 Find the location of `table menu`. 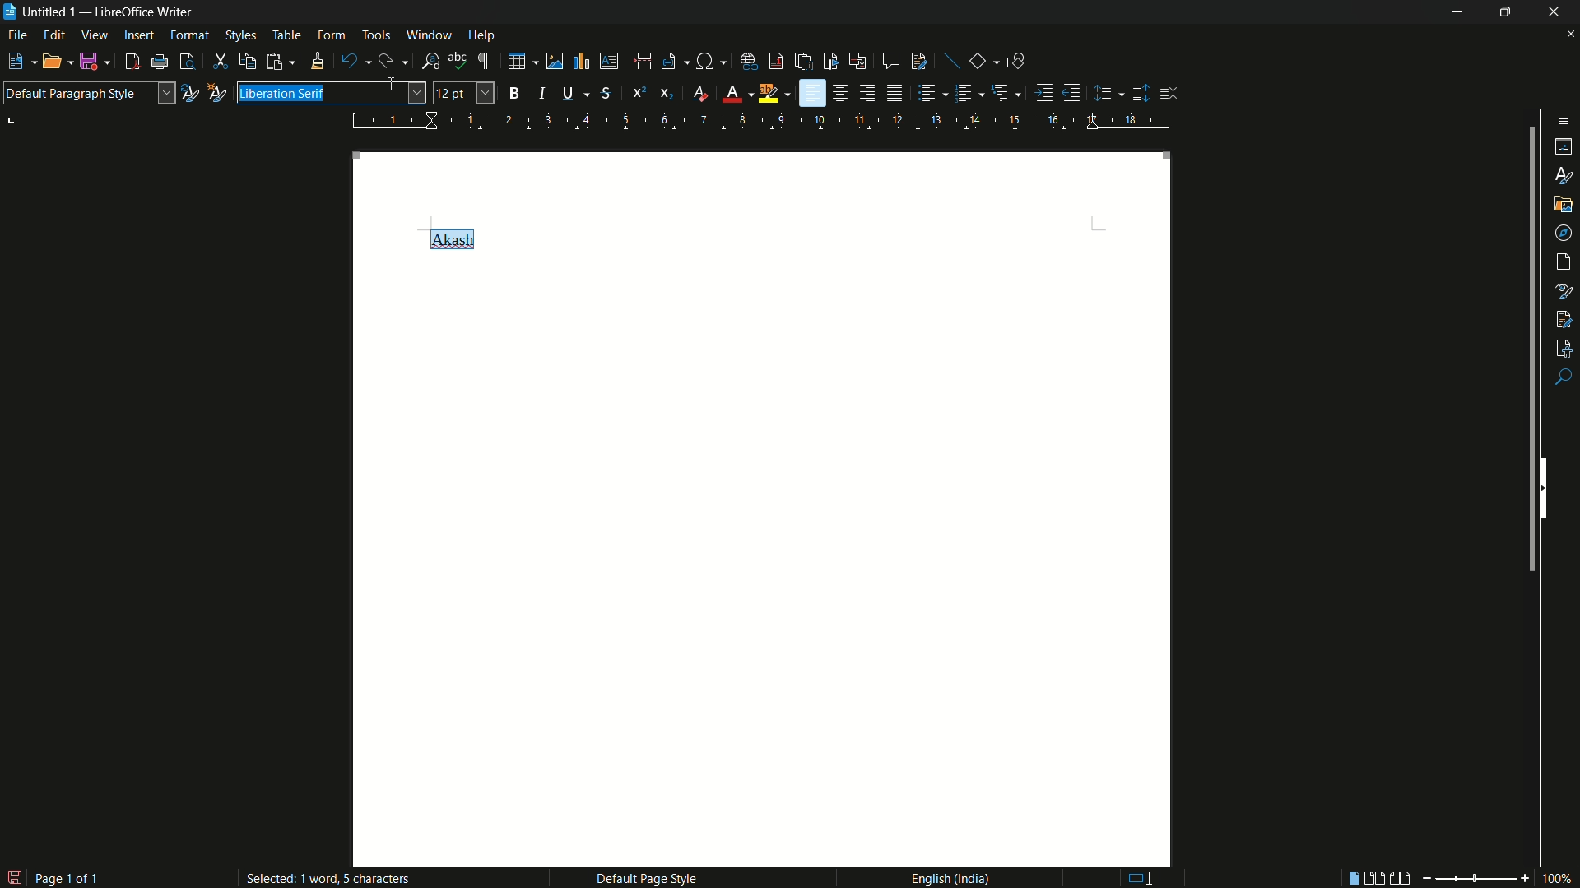

table menu is located at coordinates (286, 35).